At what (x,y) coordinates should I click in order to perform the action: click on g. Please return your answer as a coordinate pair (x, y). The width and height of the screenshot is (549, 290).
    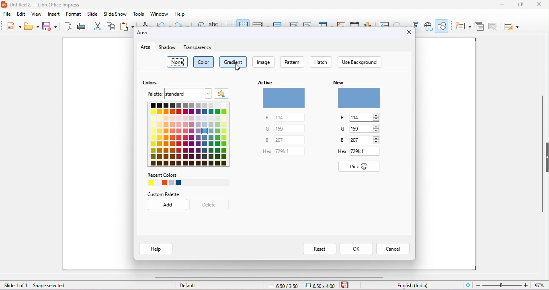
    Looking at the image, I should click on (342, 129).